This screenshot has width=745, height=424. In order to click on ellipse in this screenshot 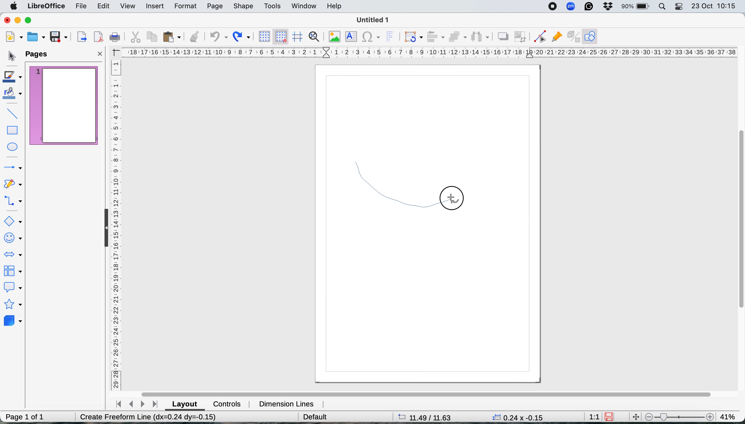, I will do `click(14, 145)`.